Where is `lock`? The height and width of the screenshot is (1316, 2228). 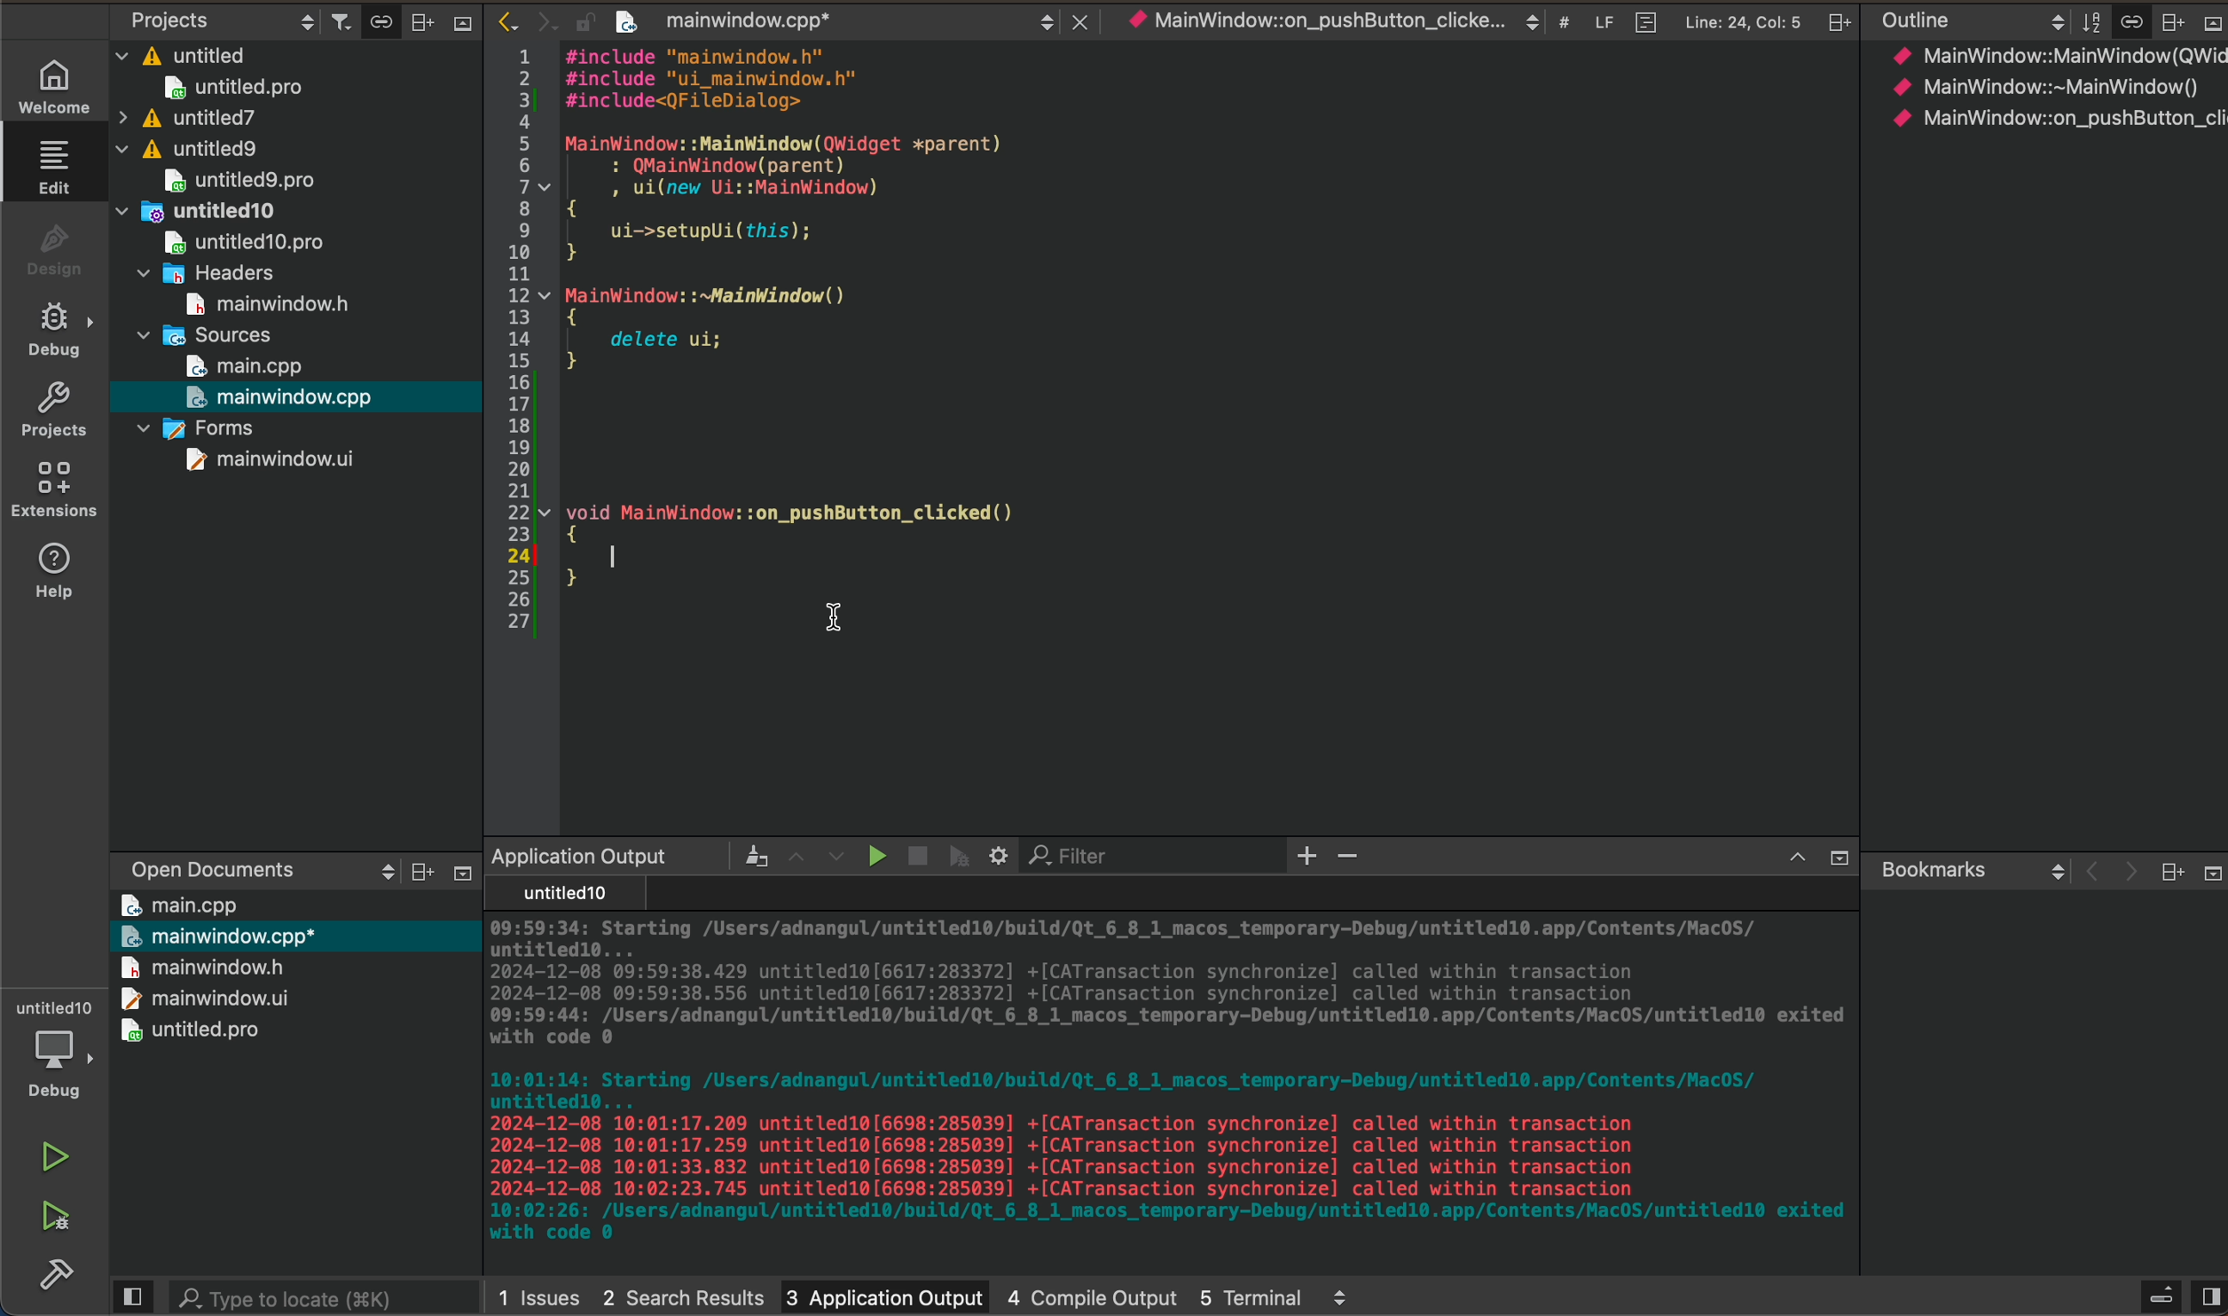 lock is located at coordinates (575, 18).